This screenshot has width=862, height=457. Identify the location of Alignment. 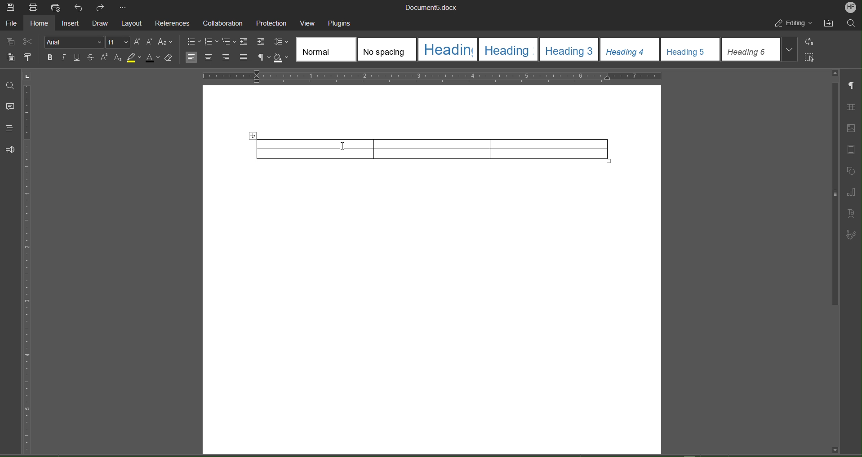
(217, 57).